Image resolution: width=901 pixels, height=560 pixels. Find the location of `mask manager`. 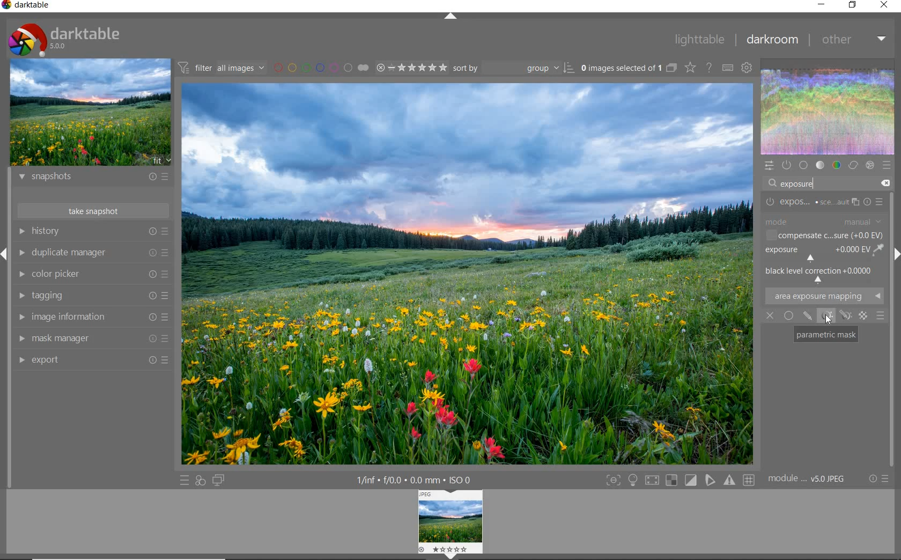

mask manager is located at coordinates (92, 338).